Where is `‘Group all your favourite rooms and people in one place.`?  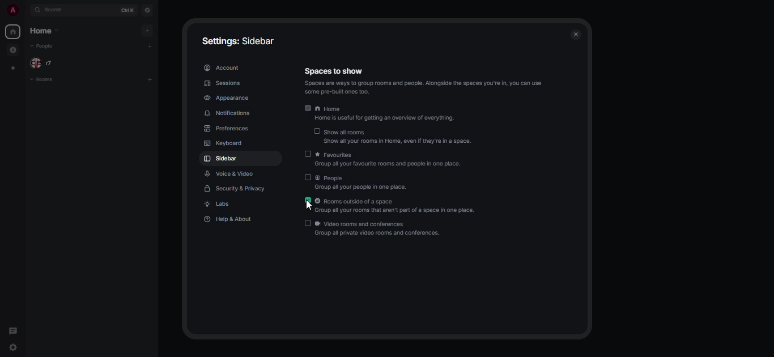 ‘Group all your favourite rooms and people in one place. is located at coordinates (406, 165).